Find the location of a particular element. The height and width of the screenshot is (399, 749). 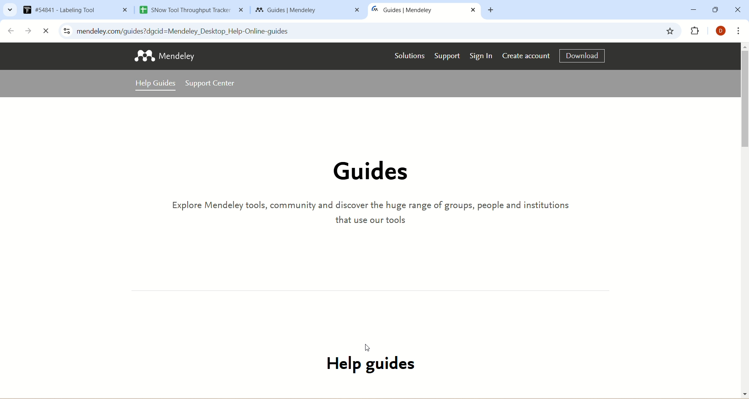

support is located at coordinates (447, 55).